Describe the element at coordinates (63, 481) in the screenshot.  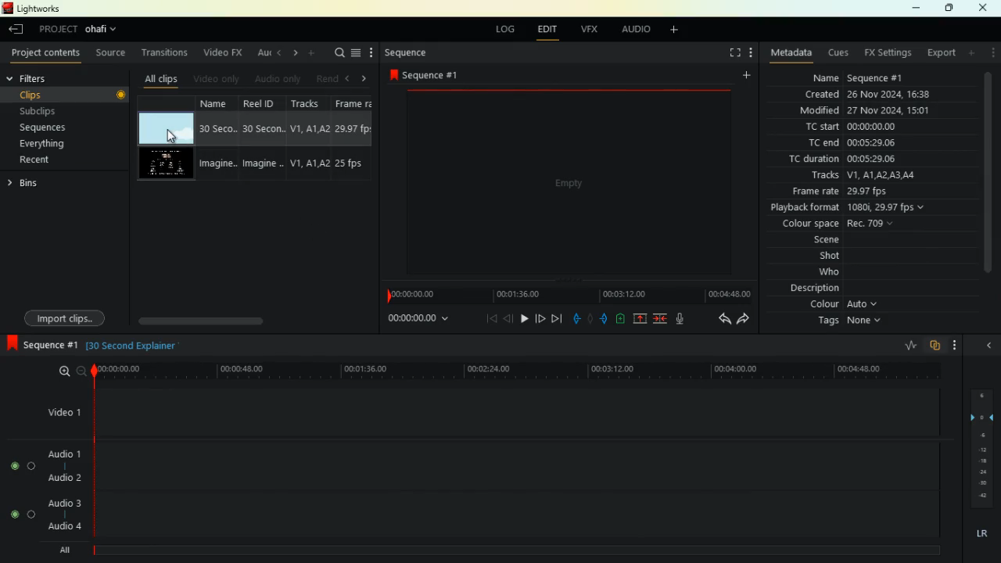
I see `audio 2` at that location.